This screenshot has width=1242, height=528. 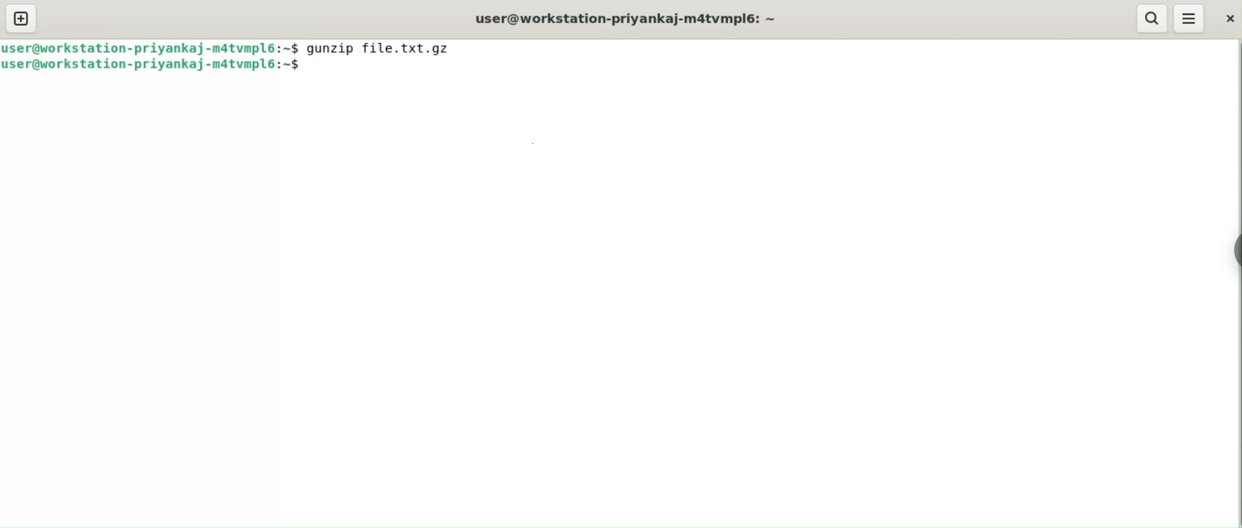 I want to click on close, so click(x=1226, y=20).